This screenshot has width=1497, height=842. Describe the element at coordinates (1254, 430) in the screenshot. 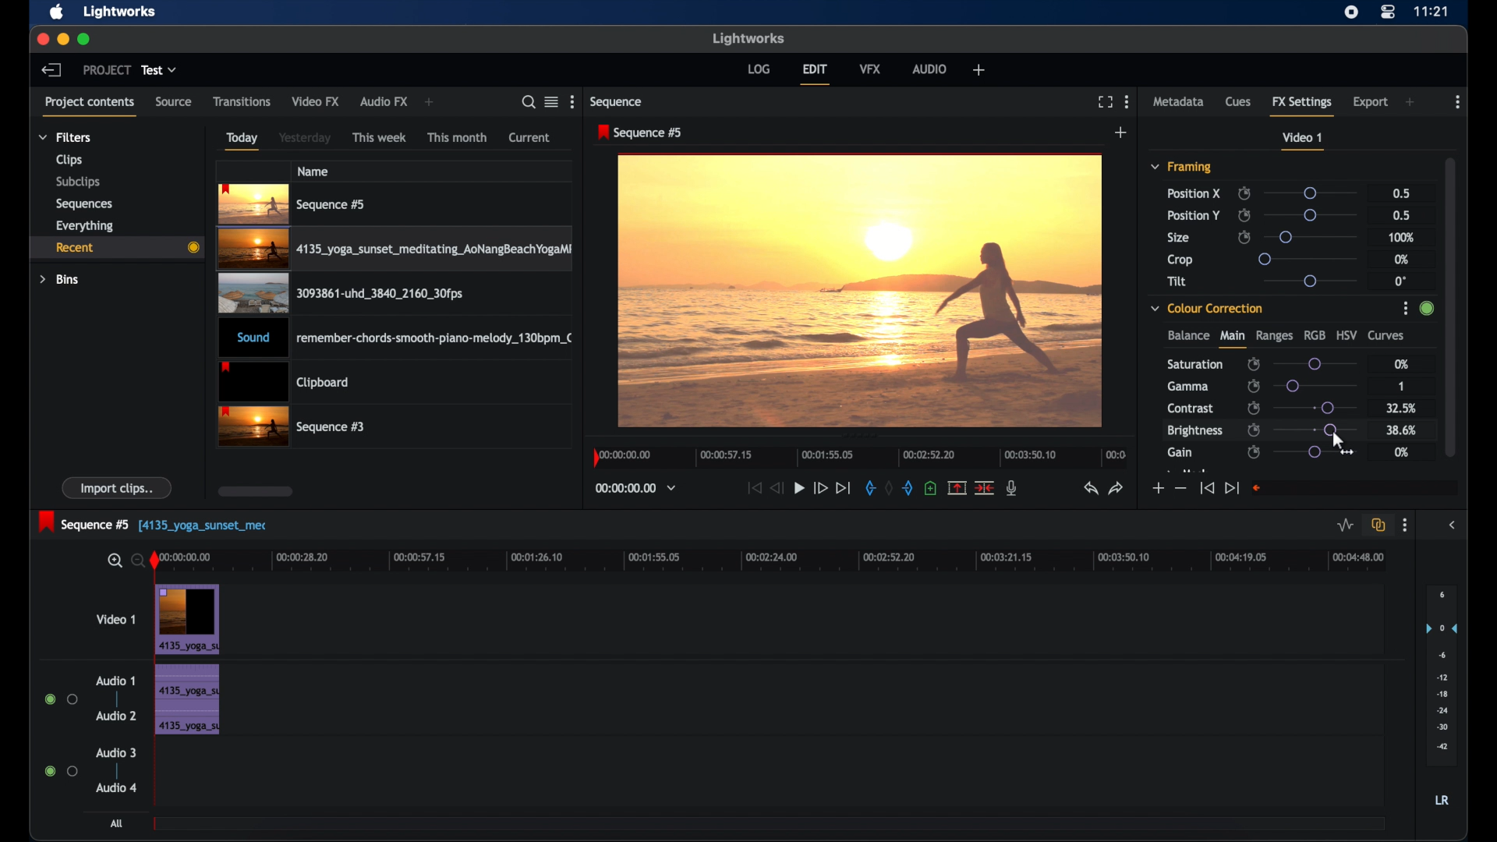

I see `enable/disable keyframes` at that location.